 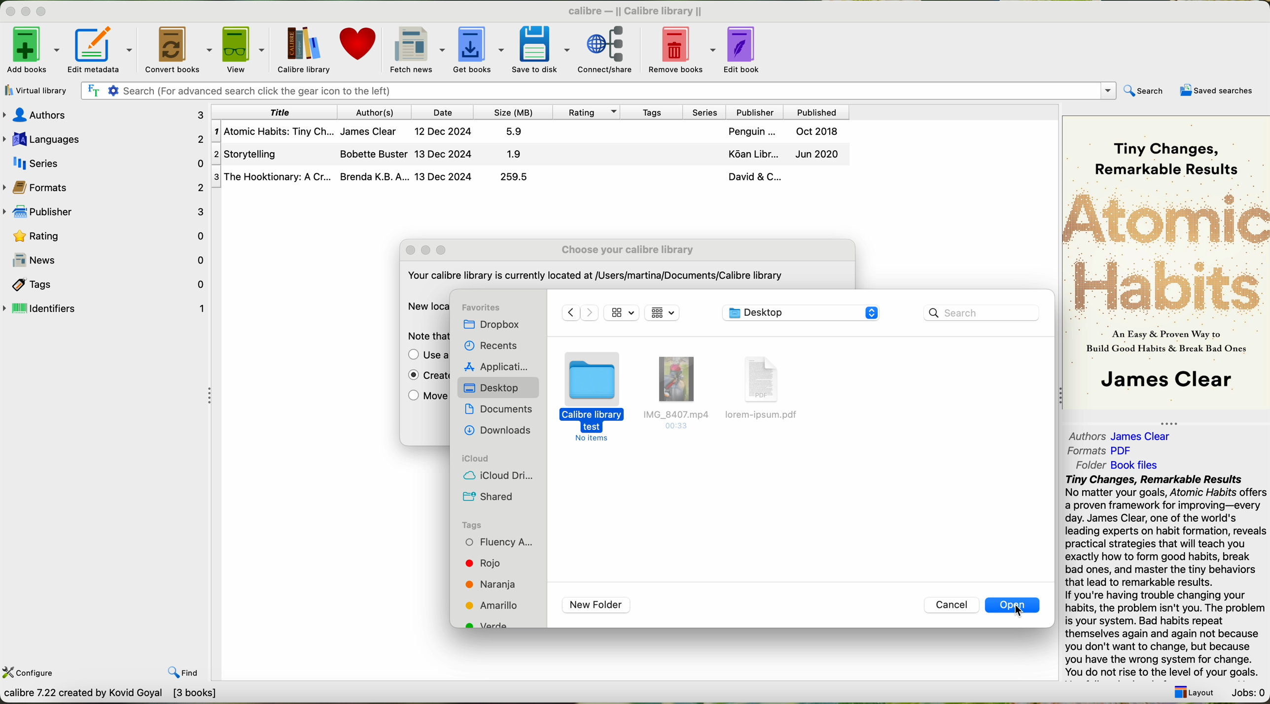 What do you see at coordinates (146, 696) in the screenshot?
I see `Choose calbre library to work with Calbre Library [3book}` at bounding box center [146, 696].